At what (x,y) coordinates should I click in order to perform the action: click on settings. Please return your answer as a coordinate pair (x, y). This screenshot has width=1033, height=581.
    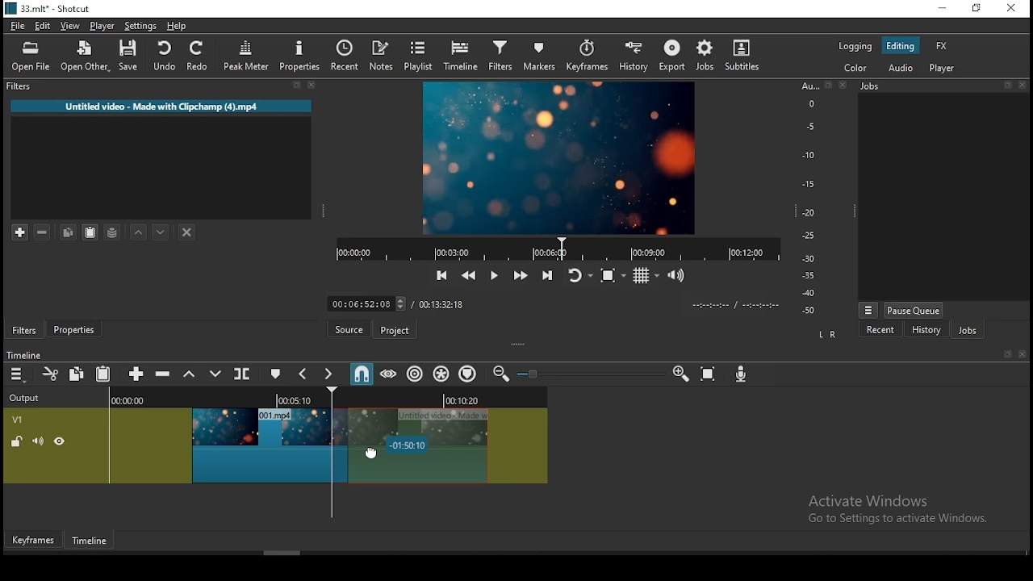
    Looking at the image, I should click on (142, 26).